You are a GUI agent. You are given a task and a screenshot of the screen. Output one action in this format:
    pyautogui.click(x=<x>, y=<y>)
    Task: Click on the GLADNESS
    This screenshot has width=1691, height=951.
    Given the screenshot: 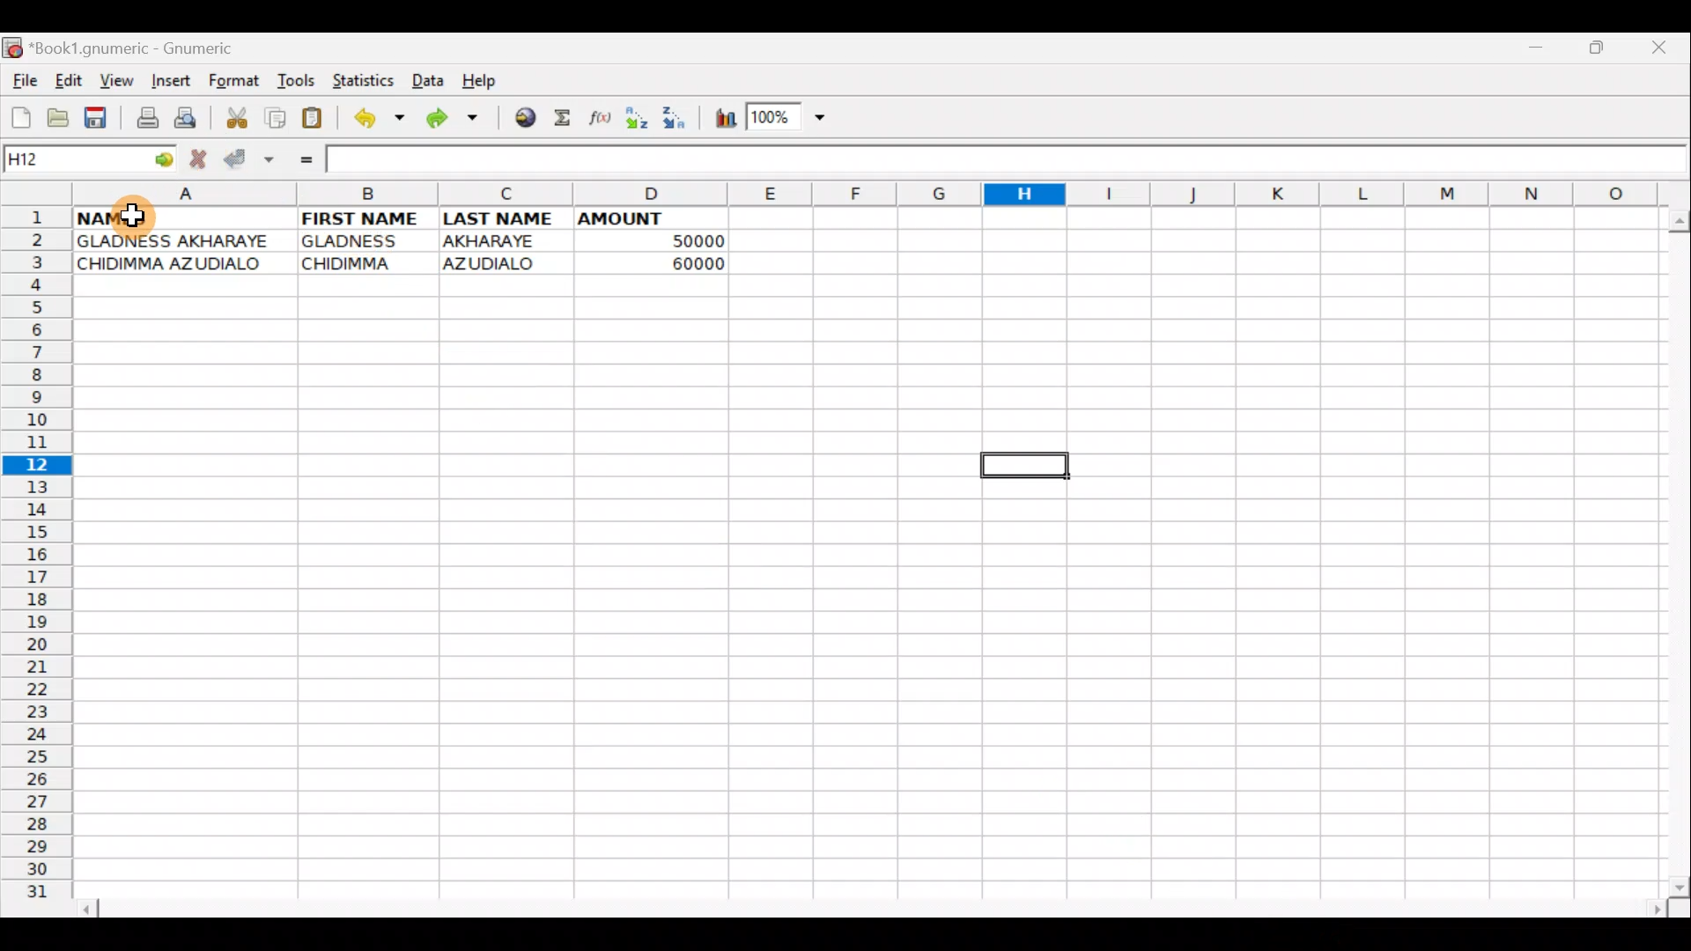 What is the action you would take?
    pyautogui.click(x=364, y=240)
    